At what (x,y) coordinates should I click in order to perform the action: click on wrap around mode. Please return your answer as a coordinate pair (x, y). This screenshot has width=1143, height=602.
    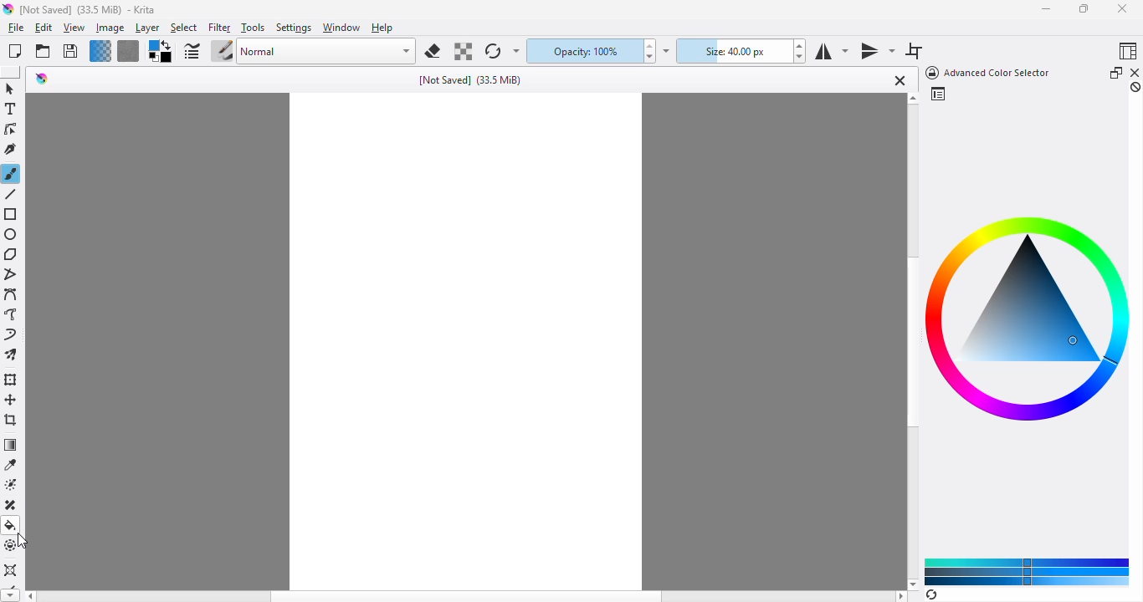
    Looking at the image, I should click on (914, 51).